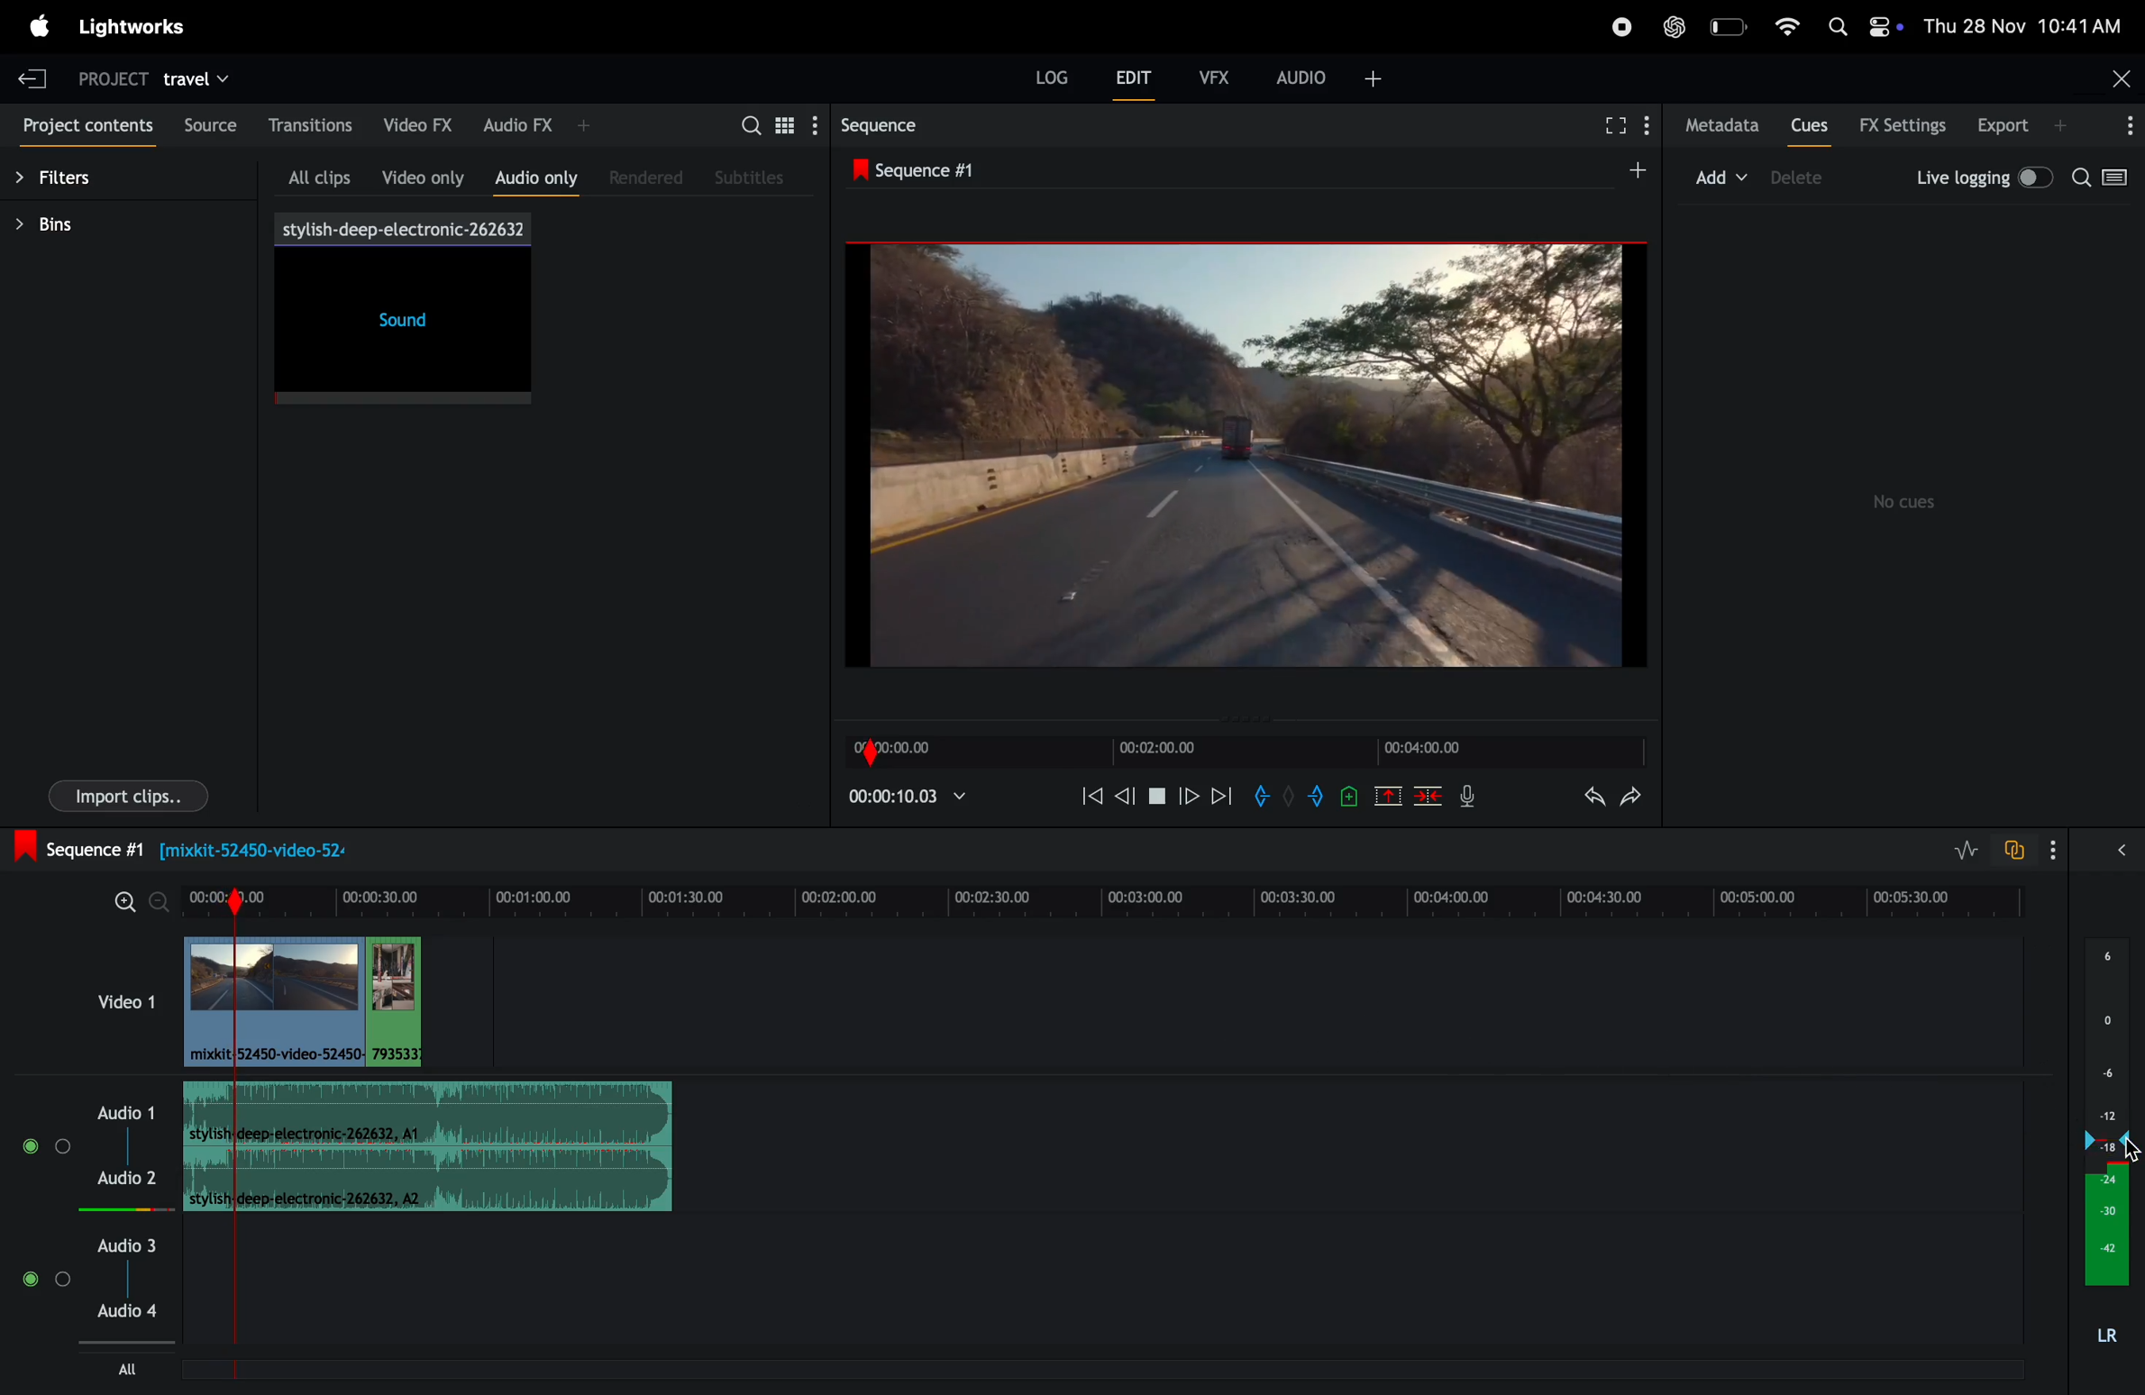  I want to click on audio, so click(1329, 77).